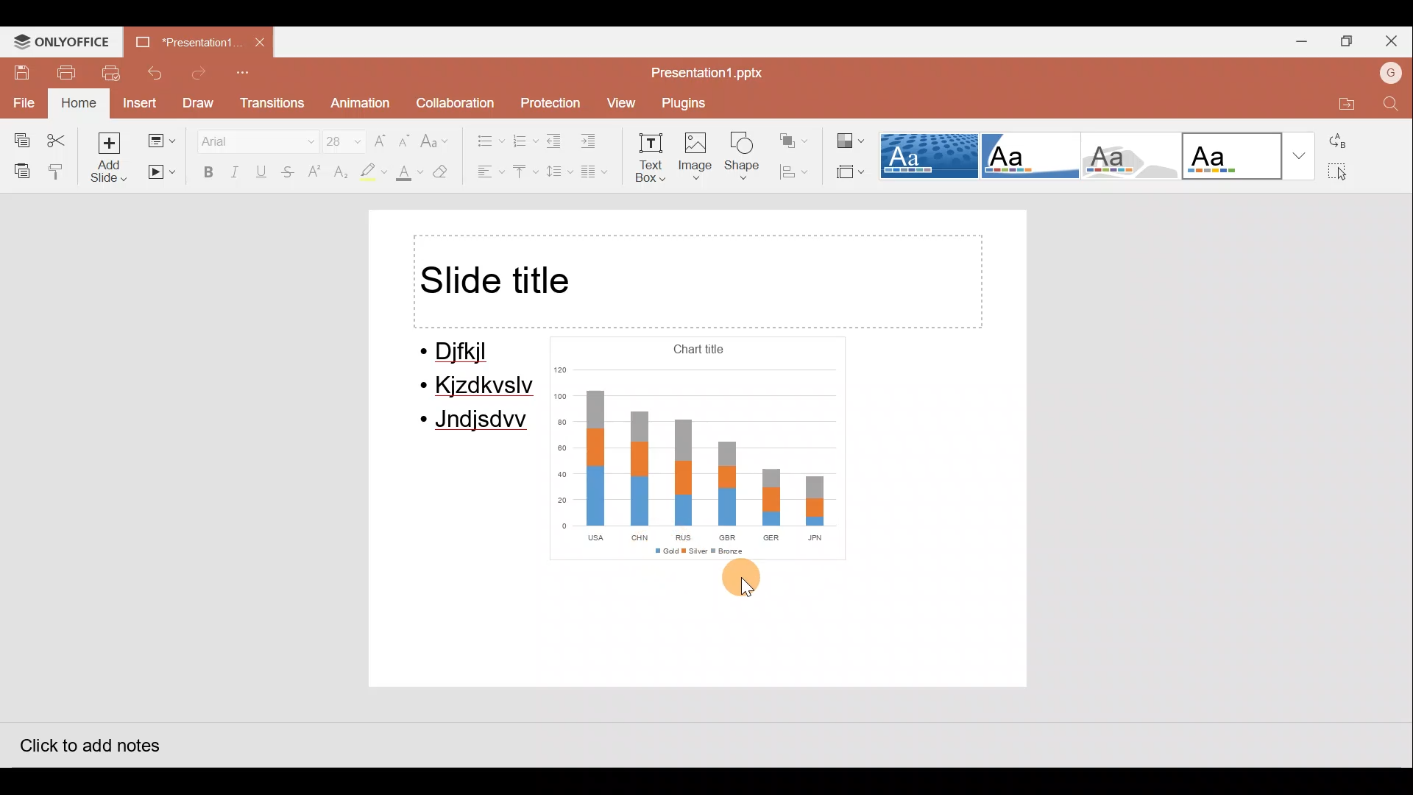  What do you see at coordinates (524, 173) in the screenshot?
I see `Vertical align` at bounding box center [524, 173].